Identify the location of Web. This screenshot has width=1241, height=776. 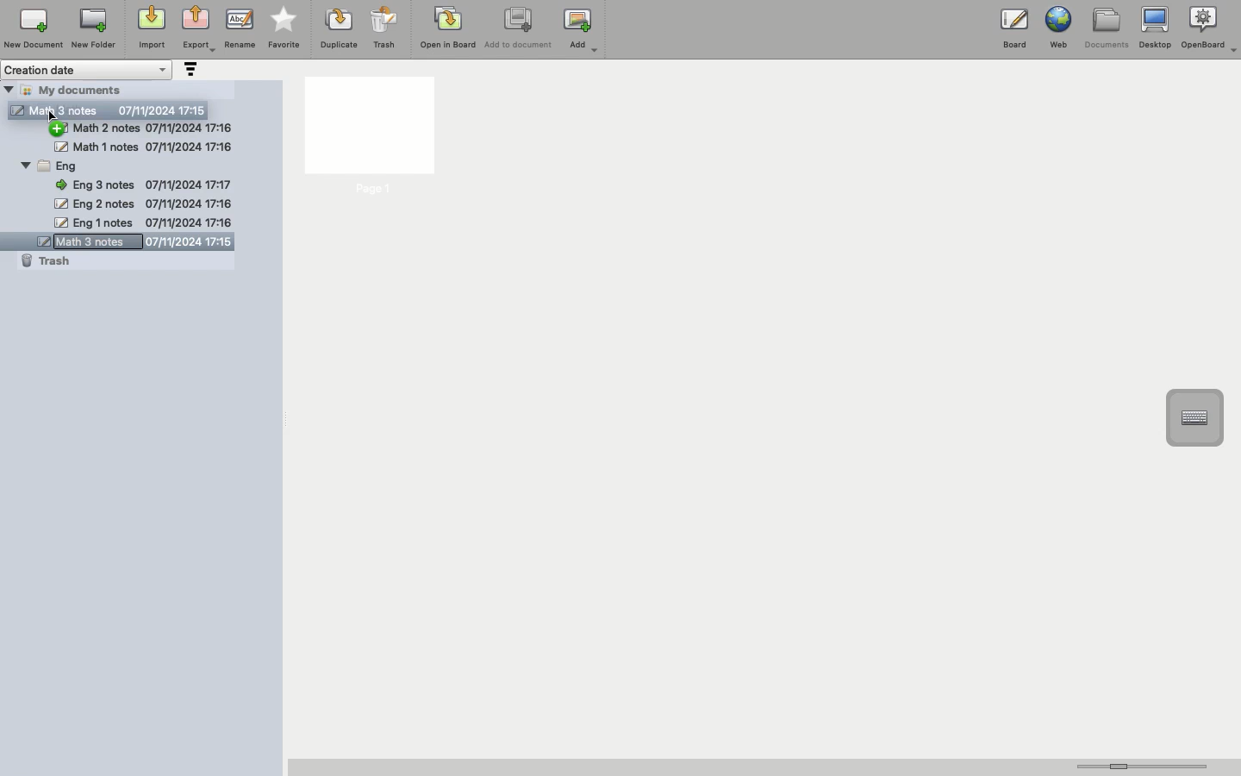
(1057, 28).